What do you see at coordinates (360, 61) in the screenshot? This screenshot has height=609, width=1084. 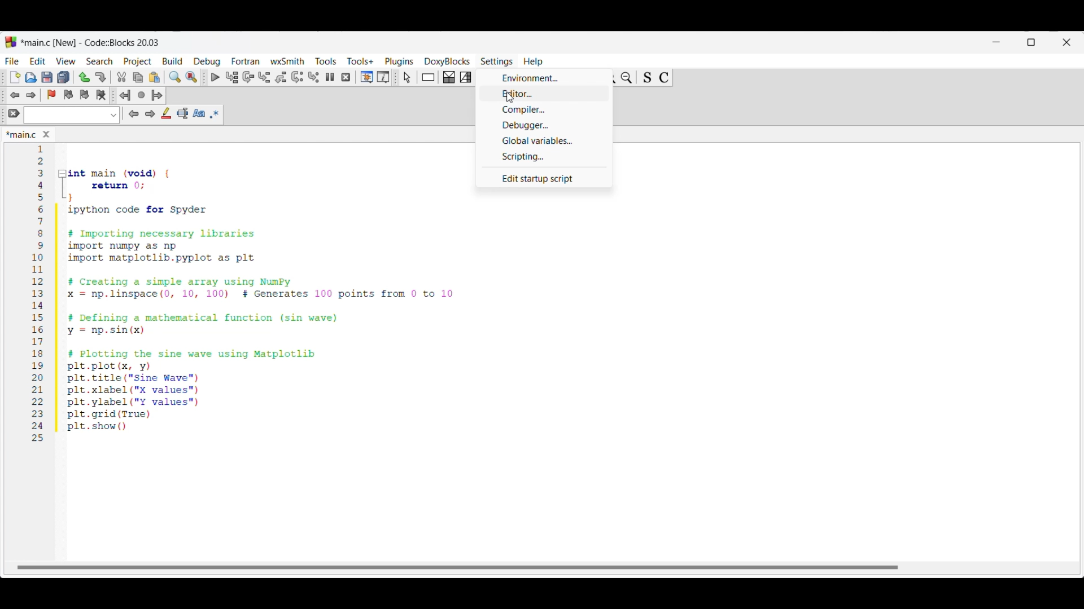 I see `Tools+ menu` at bounding box center [360, 61].